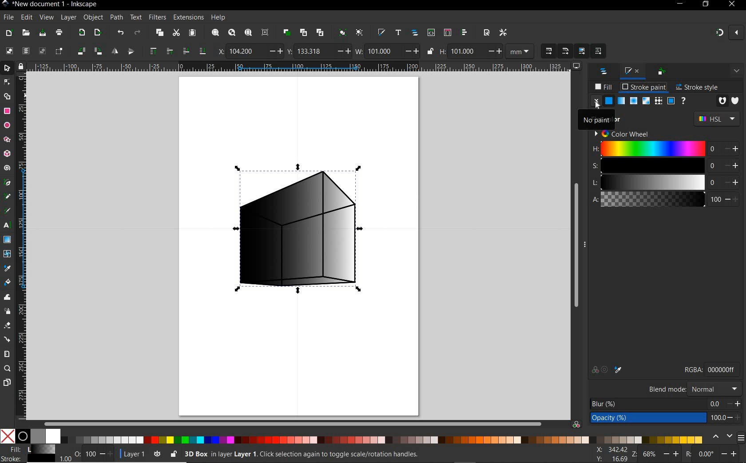 This screenshot has height=463, width=746. What do you see at coordinates (595, 178) in the screenshot?
I see `H S L A` at bounding box center [595, 178].